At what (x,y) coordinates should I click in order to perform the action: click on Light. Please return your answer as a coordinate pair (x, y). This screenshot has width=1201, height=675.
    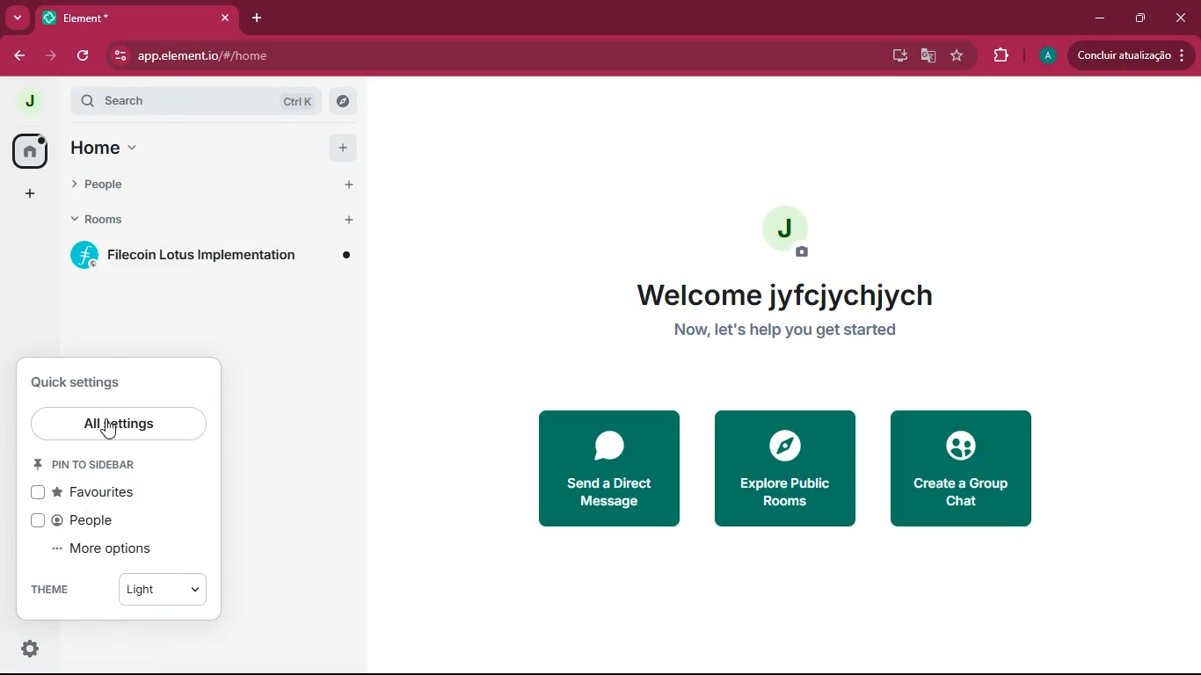
    Looking at the image, I should click on (167, 591).